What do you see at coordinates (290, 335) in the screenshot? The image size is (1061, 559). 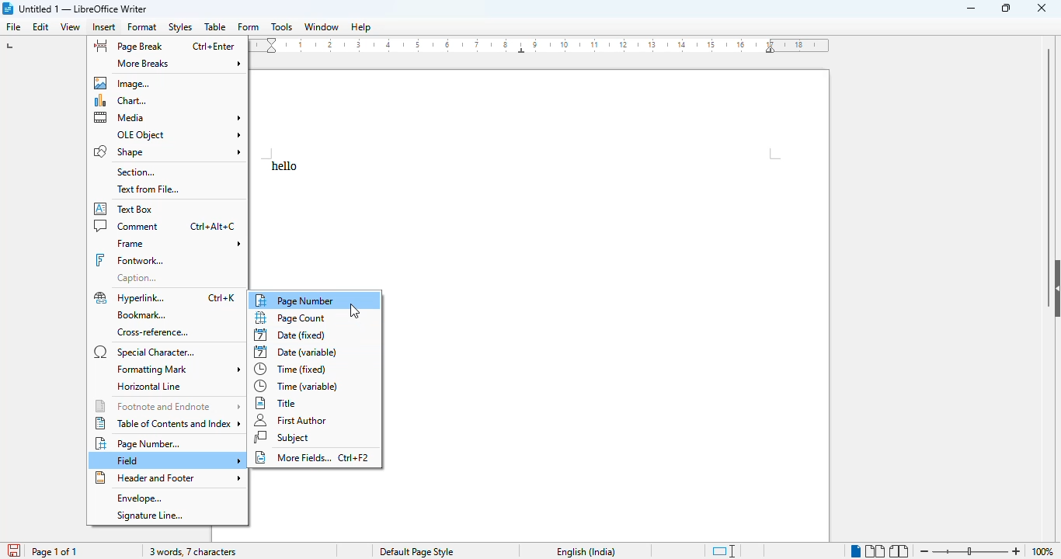 I see `date (fixed)` at bounding box center [290, 335].